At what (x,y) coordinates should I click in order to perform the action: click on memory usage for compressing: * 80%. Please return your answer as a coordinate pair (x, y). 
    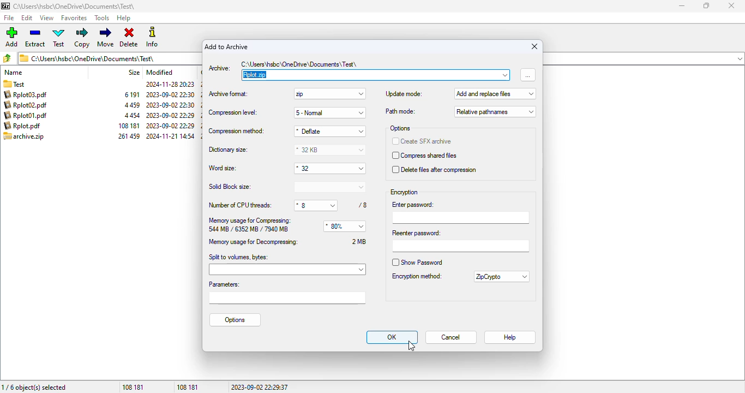
    Looking at the image, I should click on (286, 224).